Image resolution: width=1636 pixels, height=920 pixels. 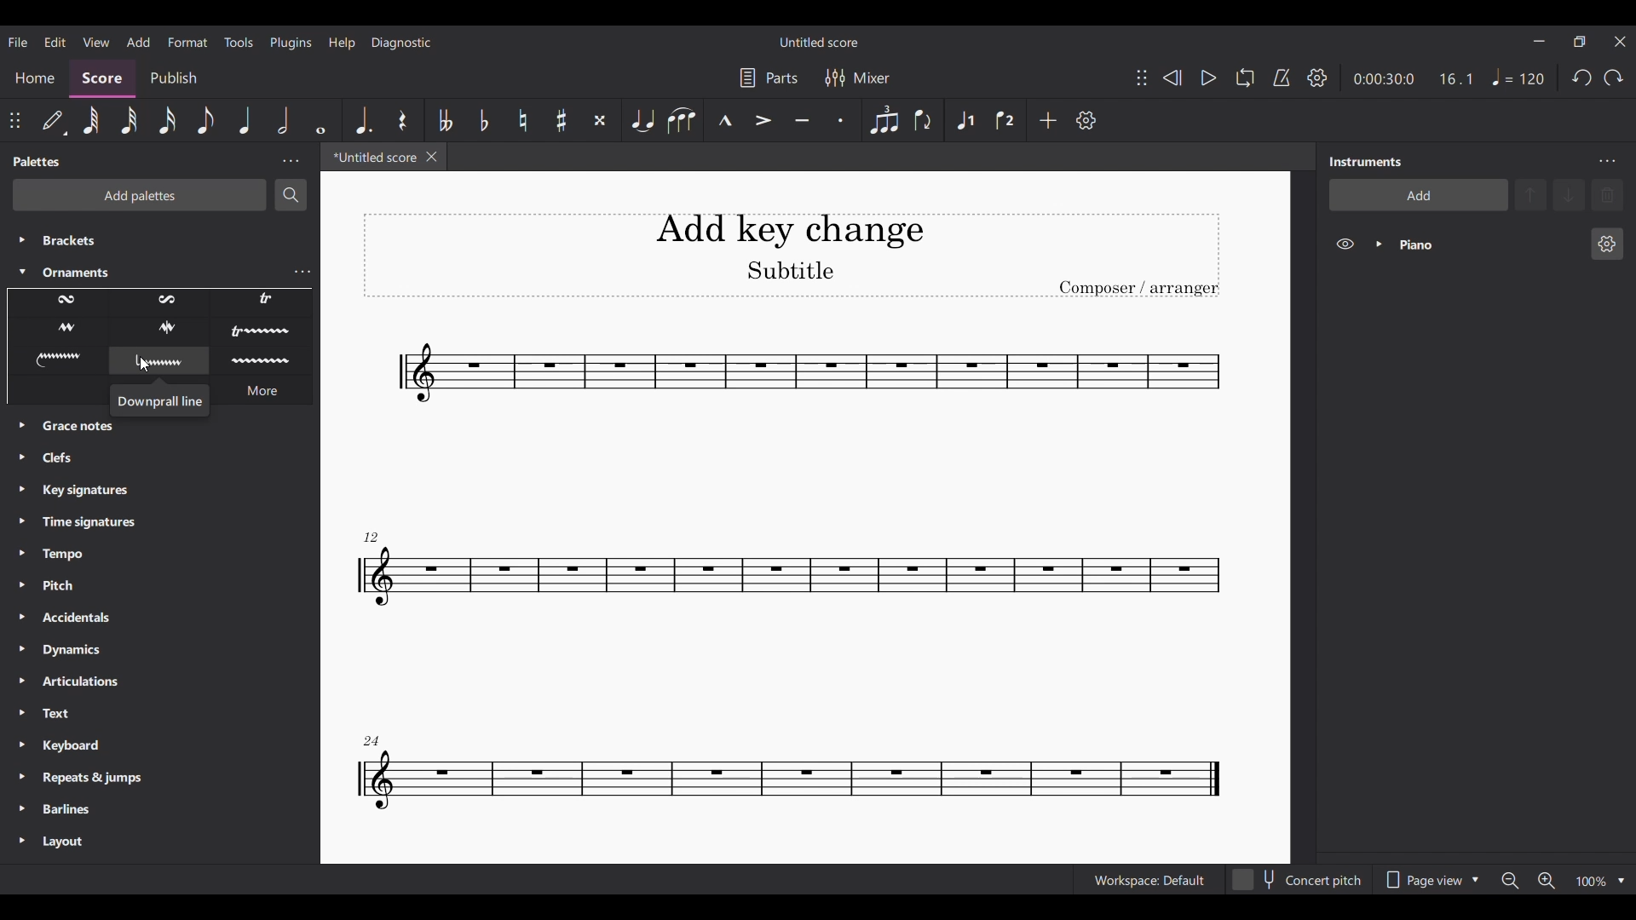 What do you see at coordinates (188, 42) in the screenshot?
I see `Format menu` at bounding box center [188, 42].